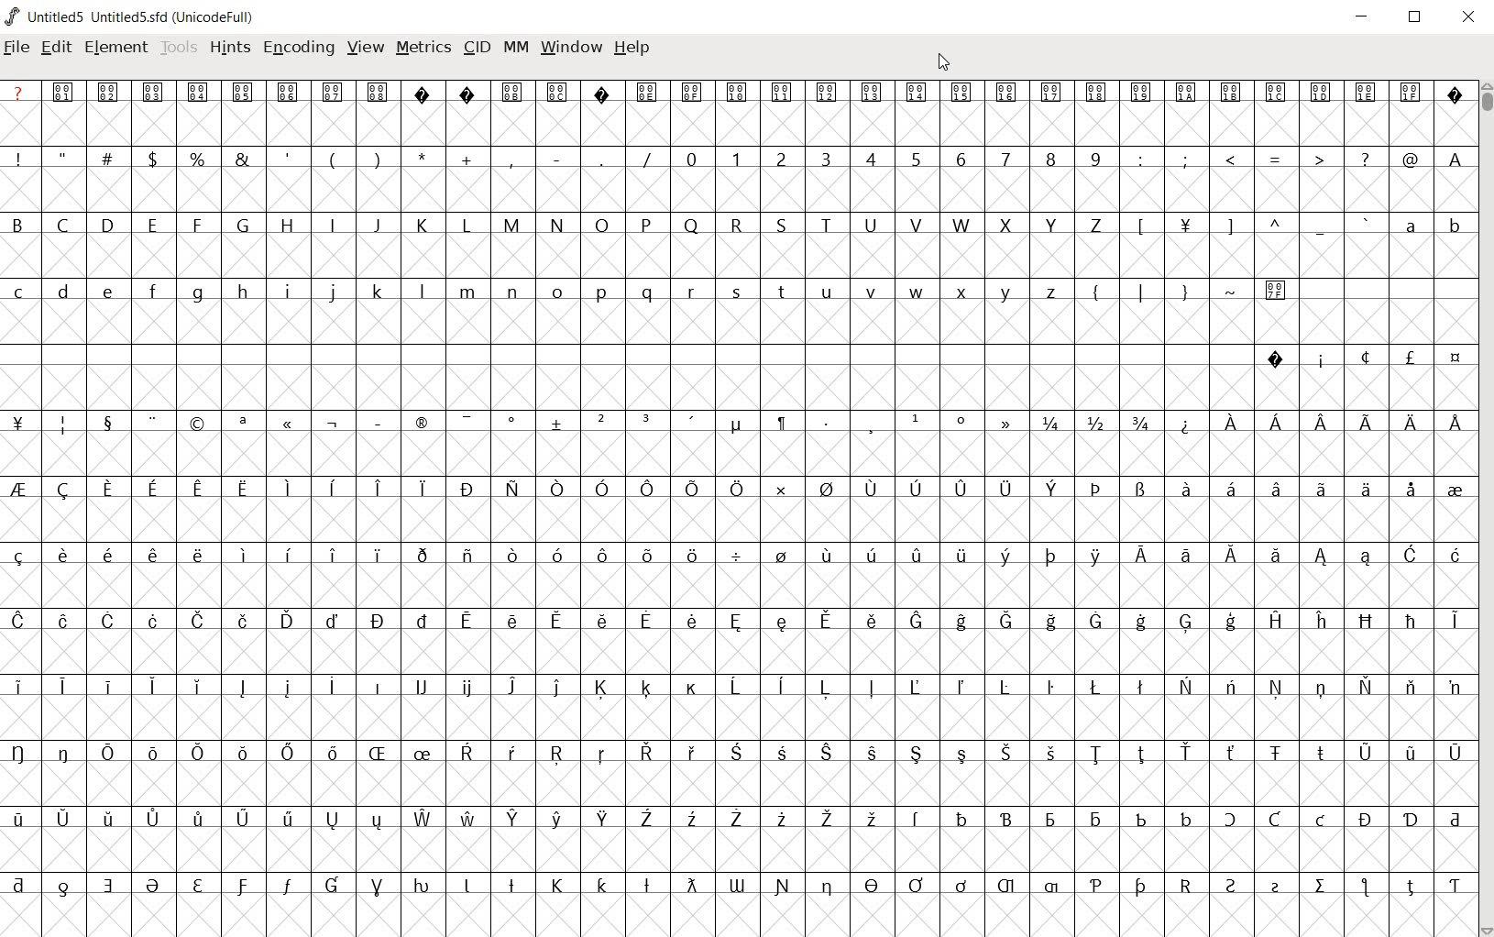 The height and width of the screenshot is (937, 1494). Describe the element at coordinates (1232, 95) in the screenshot. I see `Symbol` at that location.